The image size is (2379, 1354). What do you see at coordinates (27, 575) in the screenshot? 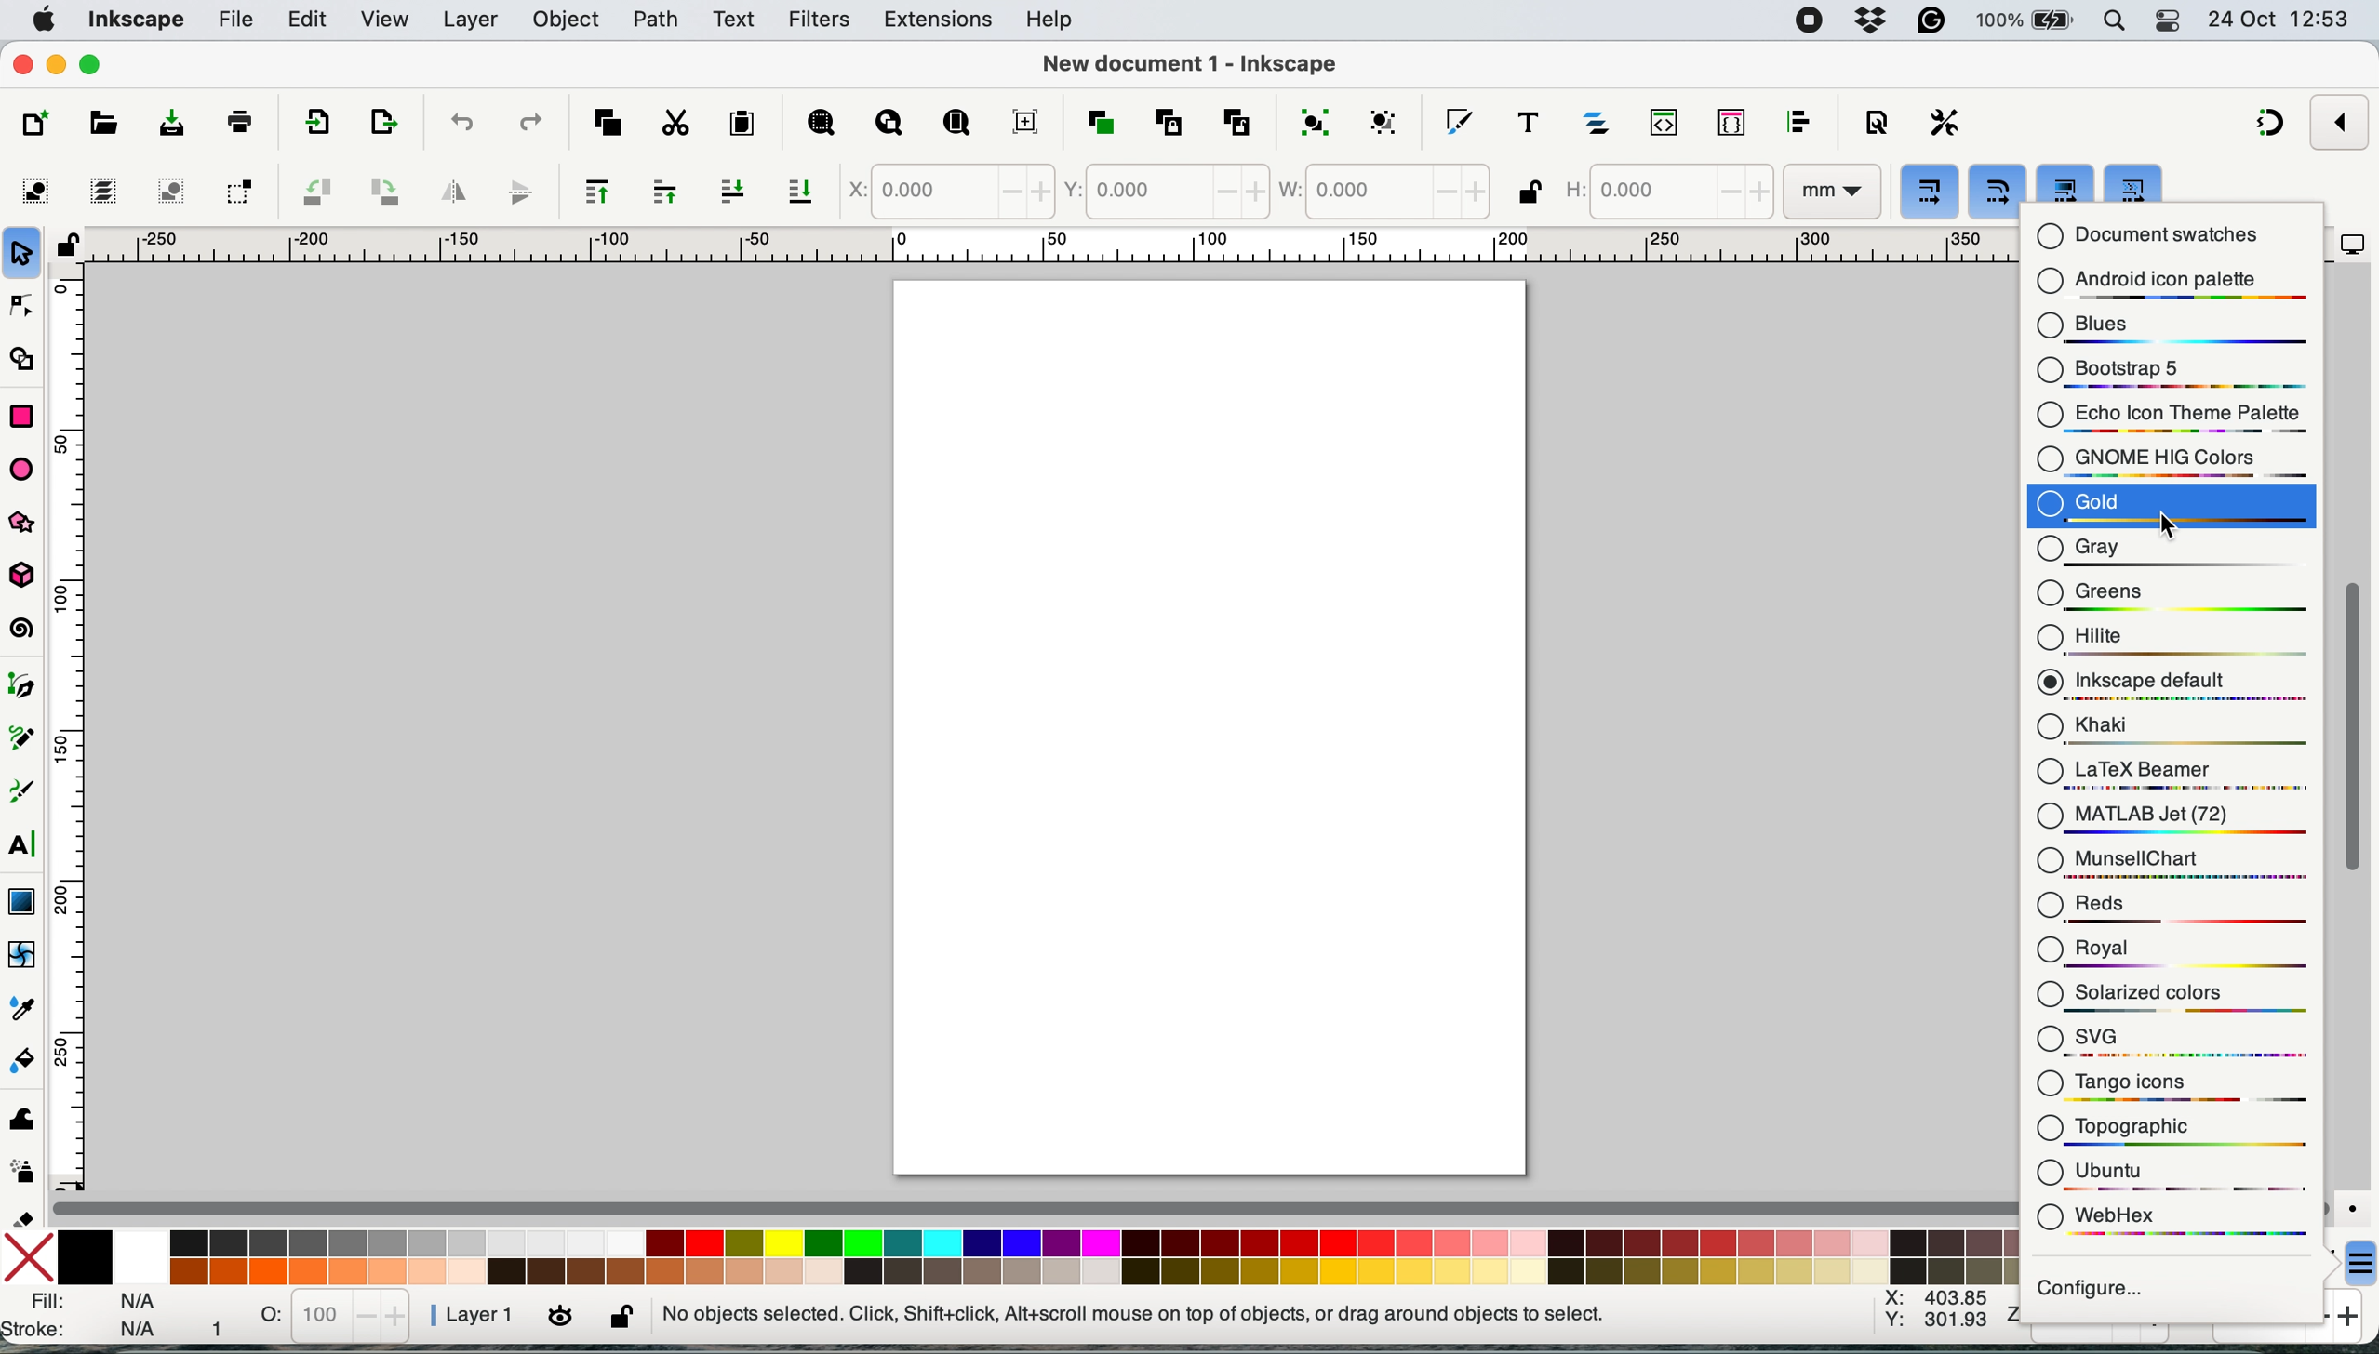
I see `3d box tool` at bounding box center [27, 575].